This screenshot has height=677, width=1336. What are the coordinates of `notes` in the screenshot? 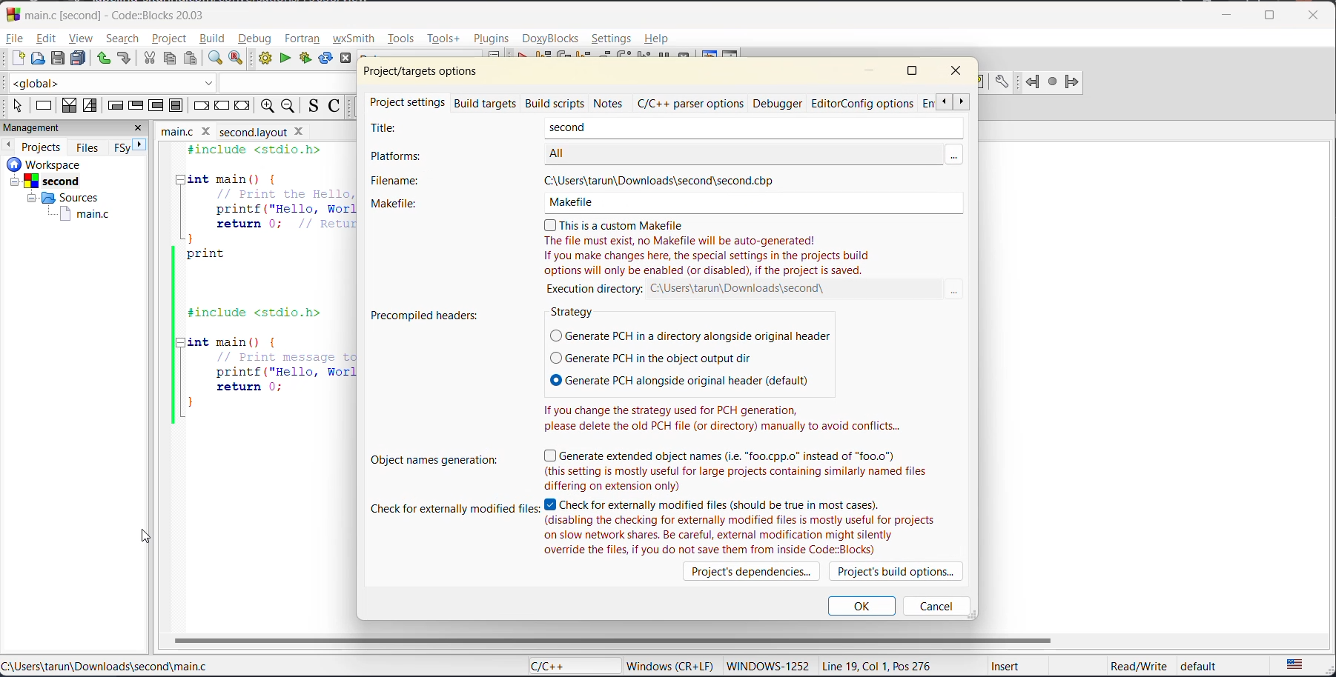 It's located at (609, 105).